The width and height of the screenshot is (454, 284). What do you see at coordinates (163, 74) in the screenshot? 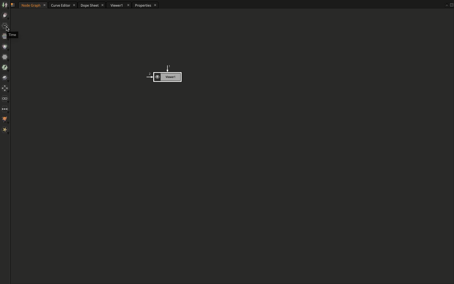
I see `Viewer node` at bounding box center [163, 74].